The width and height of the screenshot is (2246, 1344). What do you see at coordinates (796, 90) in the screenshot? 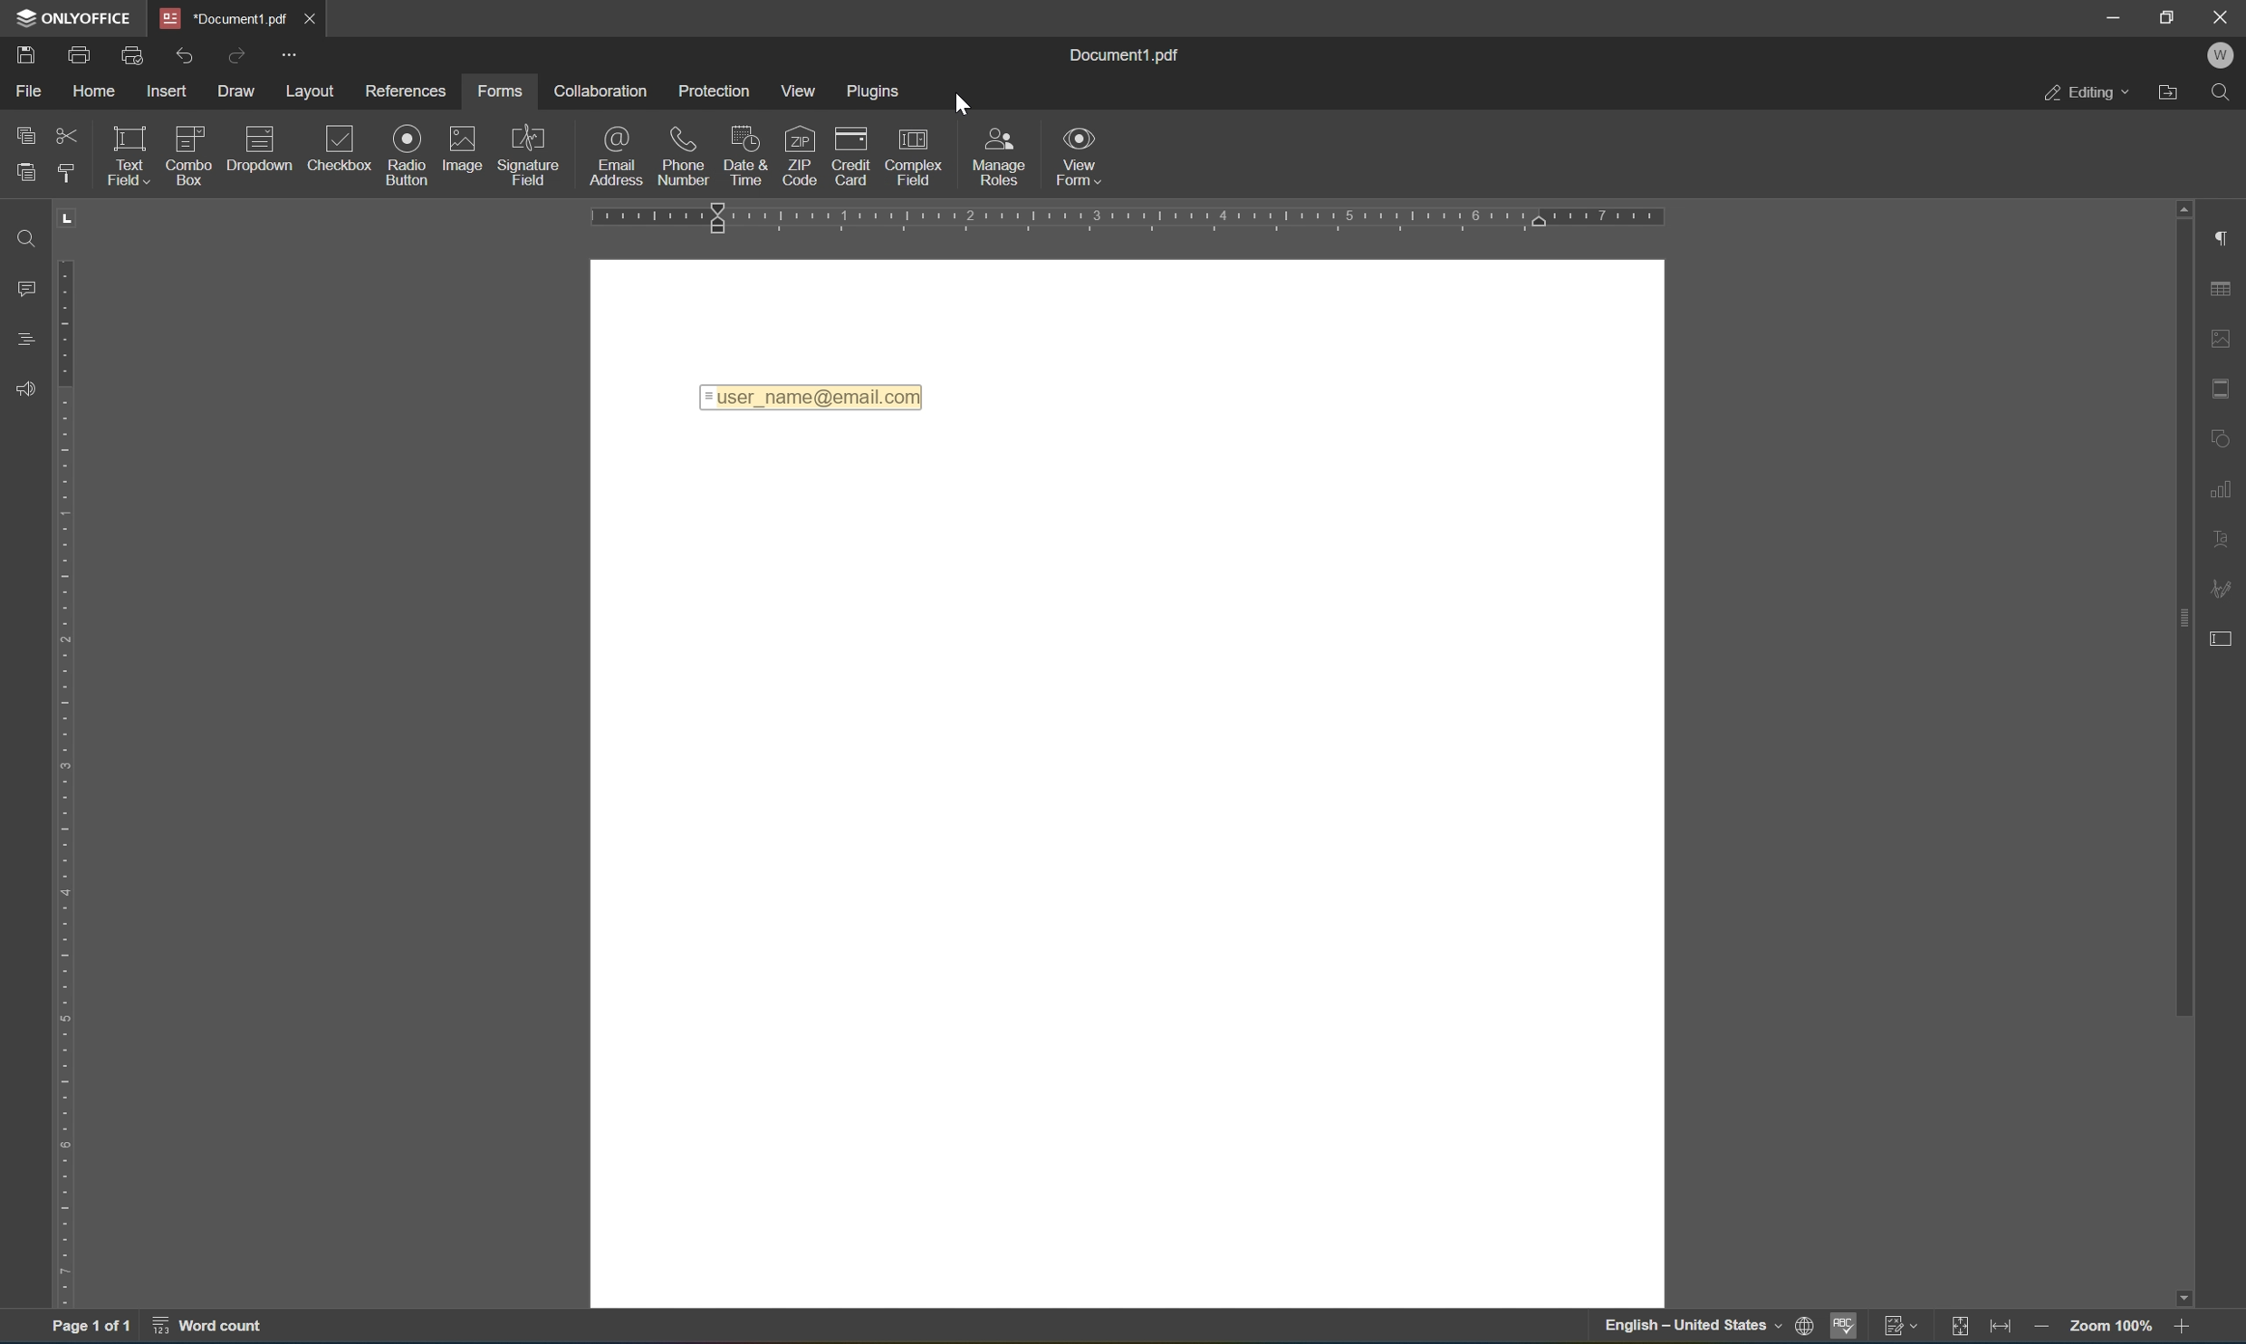
I see `view` at bounding box center [796, 90].